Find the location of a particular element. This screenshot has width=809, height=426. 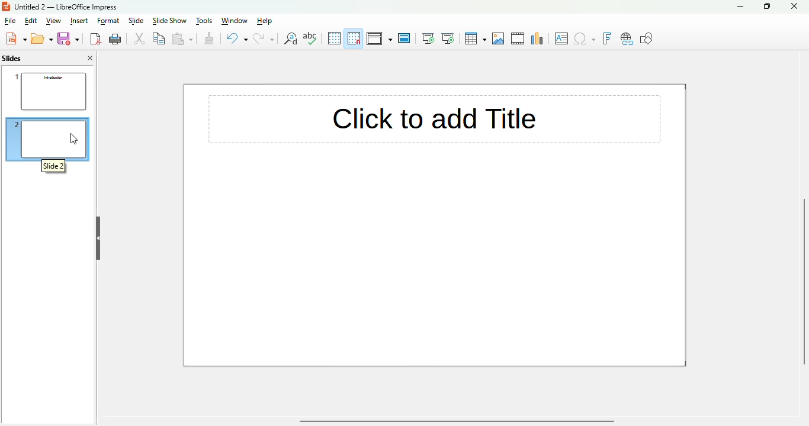

file is located at coordinates (9, 21).